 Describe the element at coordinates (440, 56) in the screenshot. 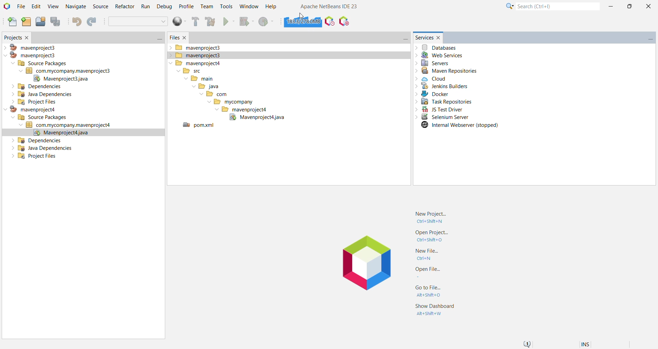

I see `Web Services` at that location.